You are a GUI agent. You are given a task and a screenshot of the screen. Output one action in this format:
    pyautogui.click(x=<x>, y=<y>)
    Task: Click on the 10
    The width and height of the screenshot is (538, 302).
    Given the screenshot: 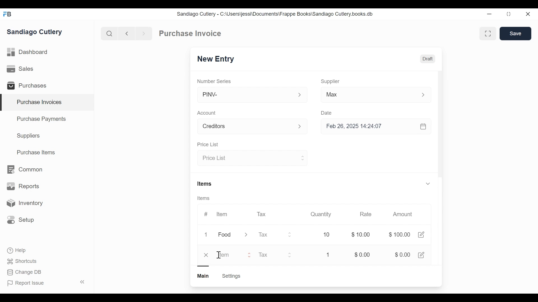 What is the action you would take?
    pyautogui.click(x=320, y=235)
    